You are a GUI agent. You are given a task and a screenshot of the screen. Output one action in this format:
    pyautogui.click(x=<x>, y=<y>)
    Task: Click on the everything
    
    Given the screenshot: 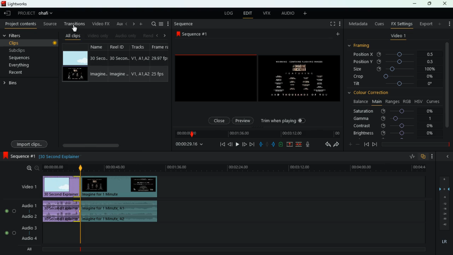 What is the action you would take?
    pyautogui.click(x=25, y=65)
    